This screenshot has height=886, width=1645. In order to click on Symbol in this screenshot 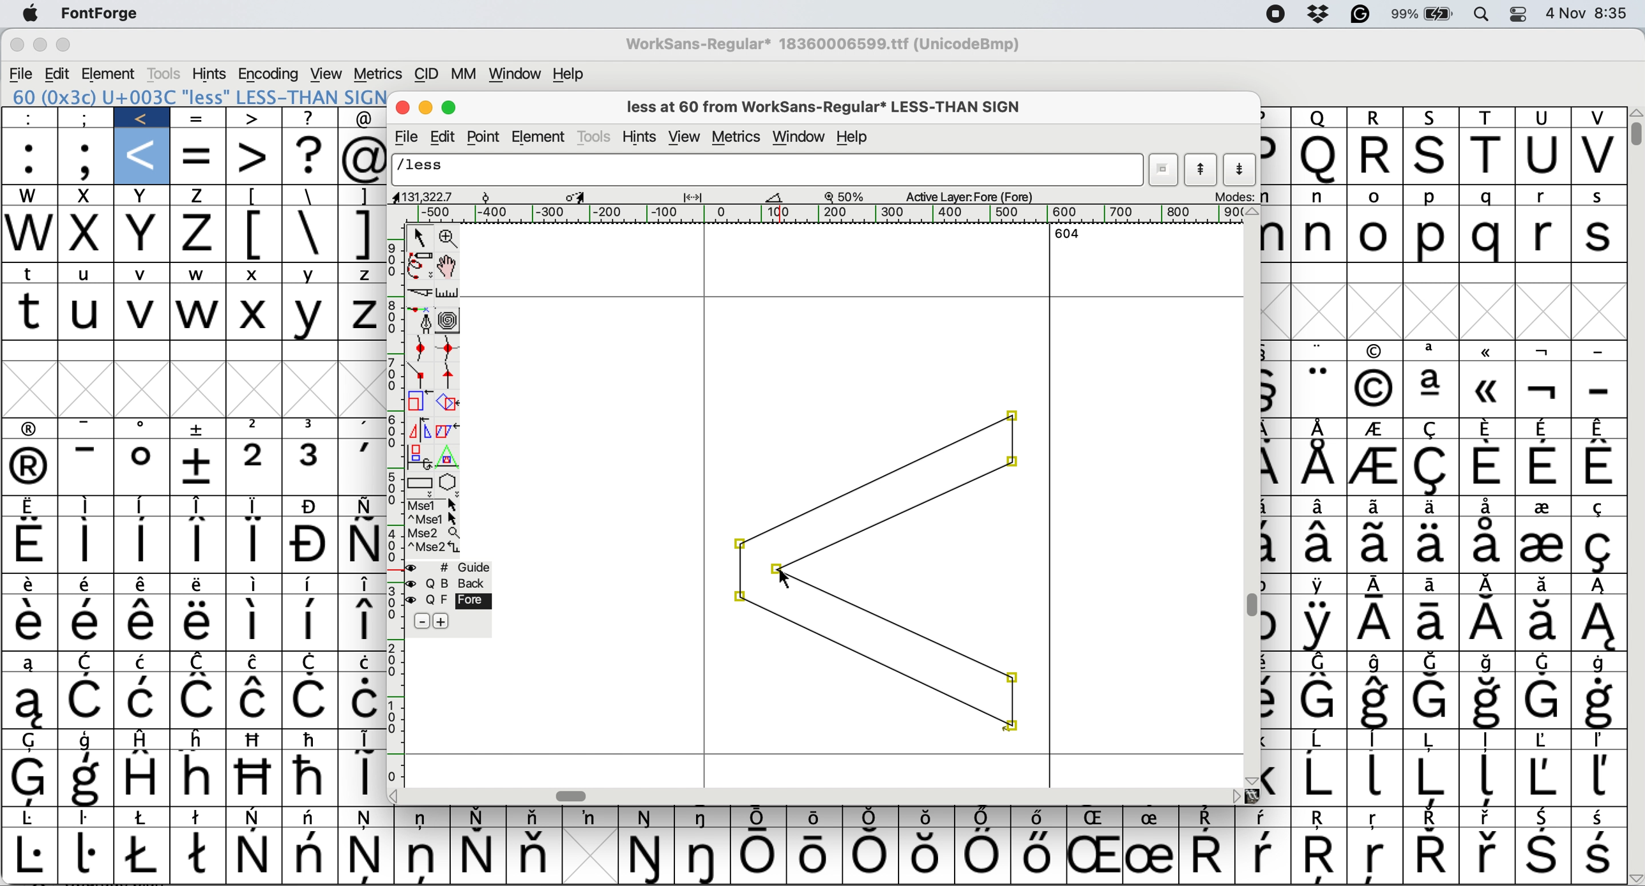, I will do `click(195, 467)`.